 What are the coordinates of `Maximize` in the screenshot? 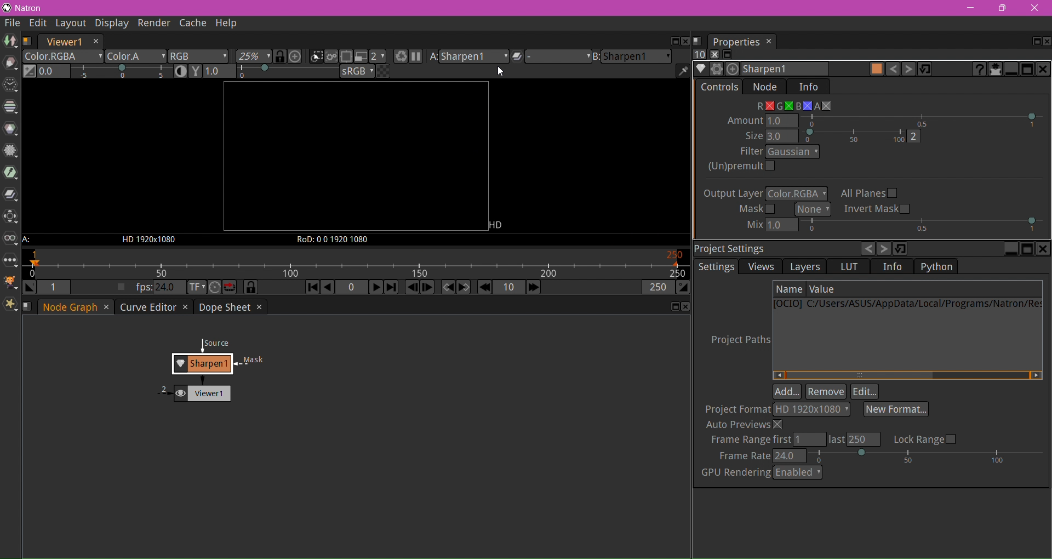 It's located at (1034, 42).